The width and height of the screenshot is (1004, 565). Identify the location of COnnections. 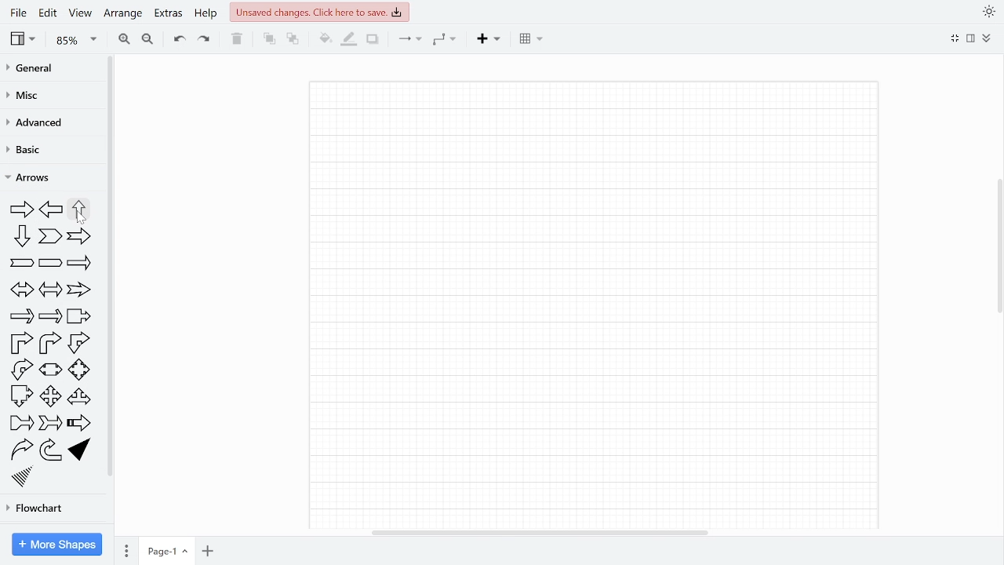
(410, 39).